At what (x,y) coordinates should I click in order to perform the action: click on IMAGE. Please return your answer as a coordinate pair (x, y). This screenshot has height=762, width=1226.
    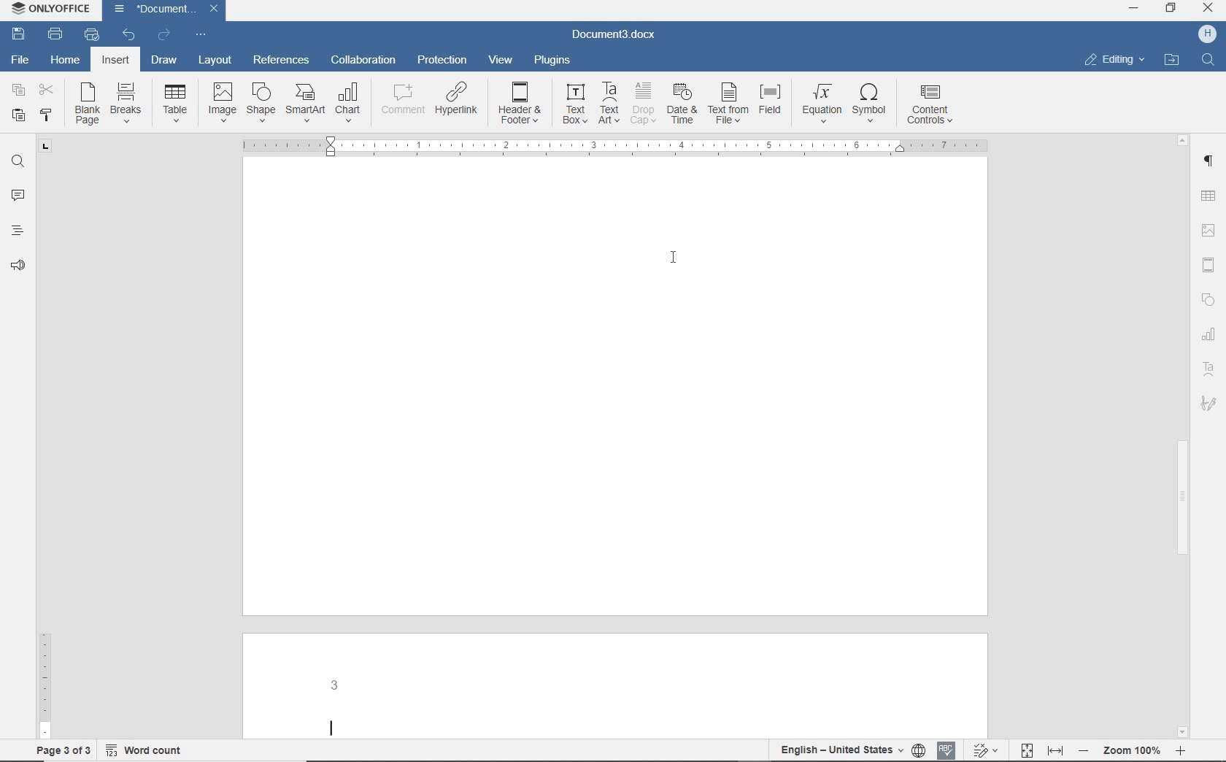
    Looking at the image, I should click on (1210, 231).